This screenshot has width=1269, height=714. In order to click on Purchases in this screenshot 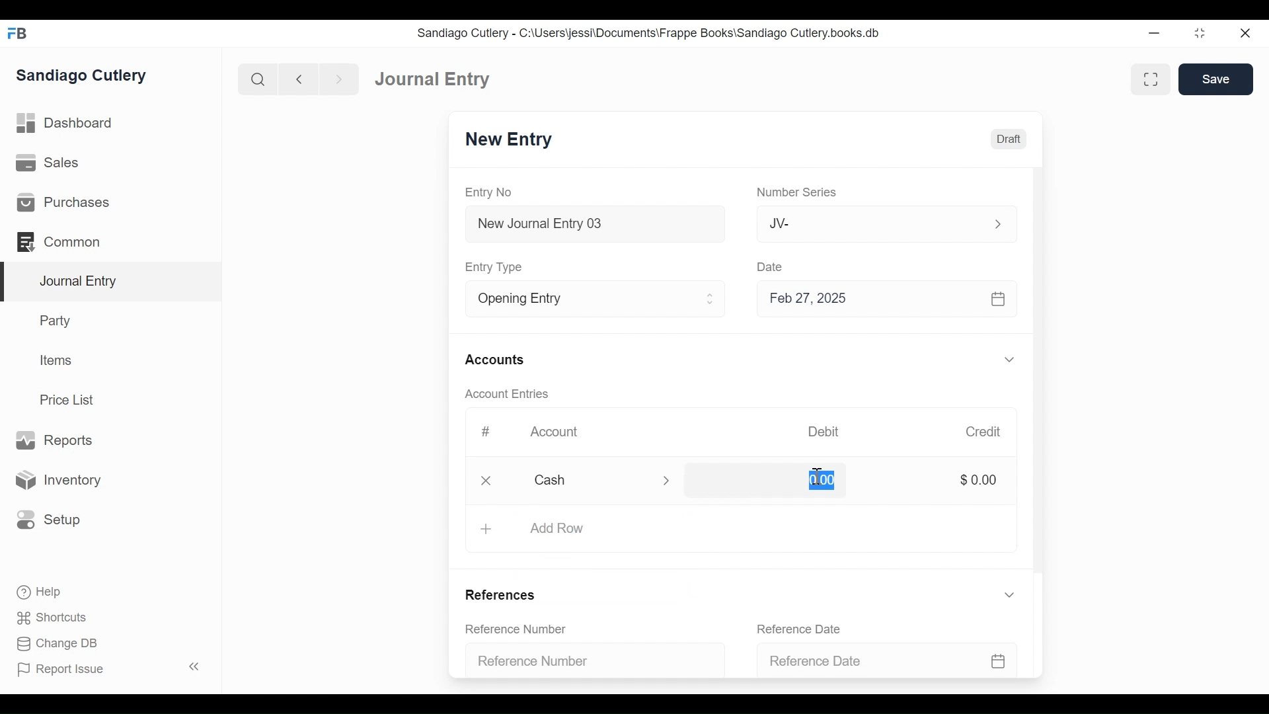, I will do `click(65, 202)`.